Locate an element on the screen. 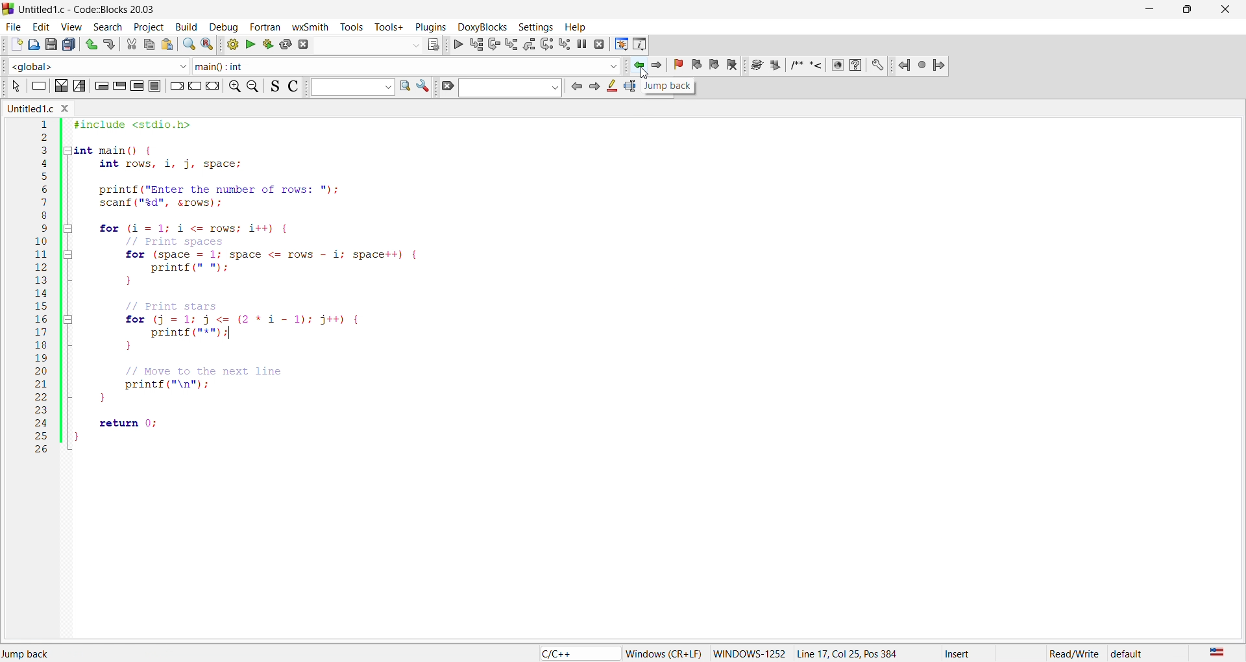  icon is located at coordinates (116, 86).